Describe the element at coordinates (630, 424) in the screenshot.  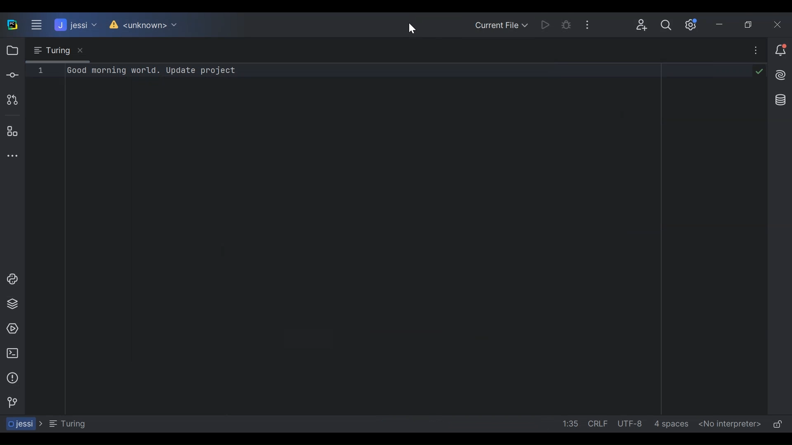
I see `UTF-8` at that location.